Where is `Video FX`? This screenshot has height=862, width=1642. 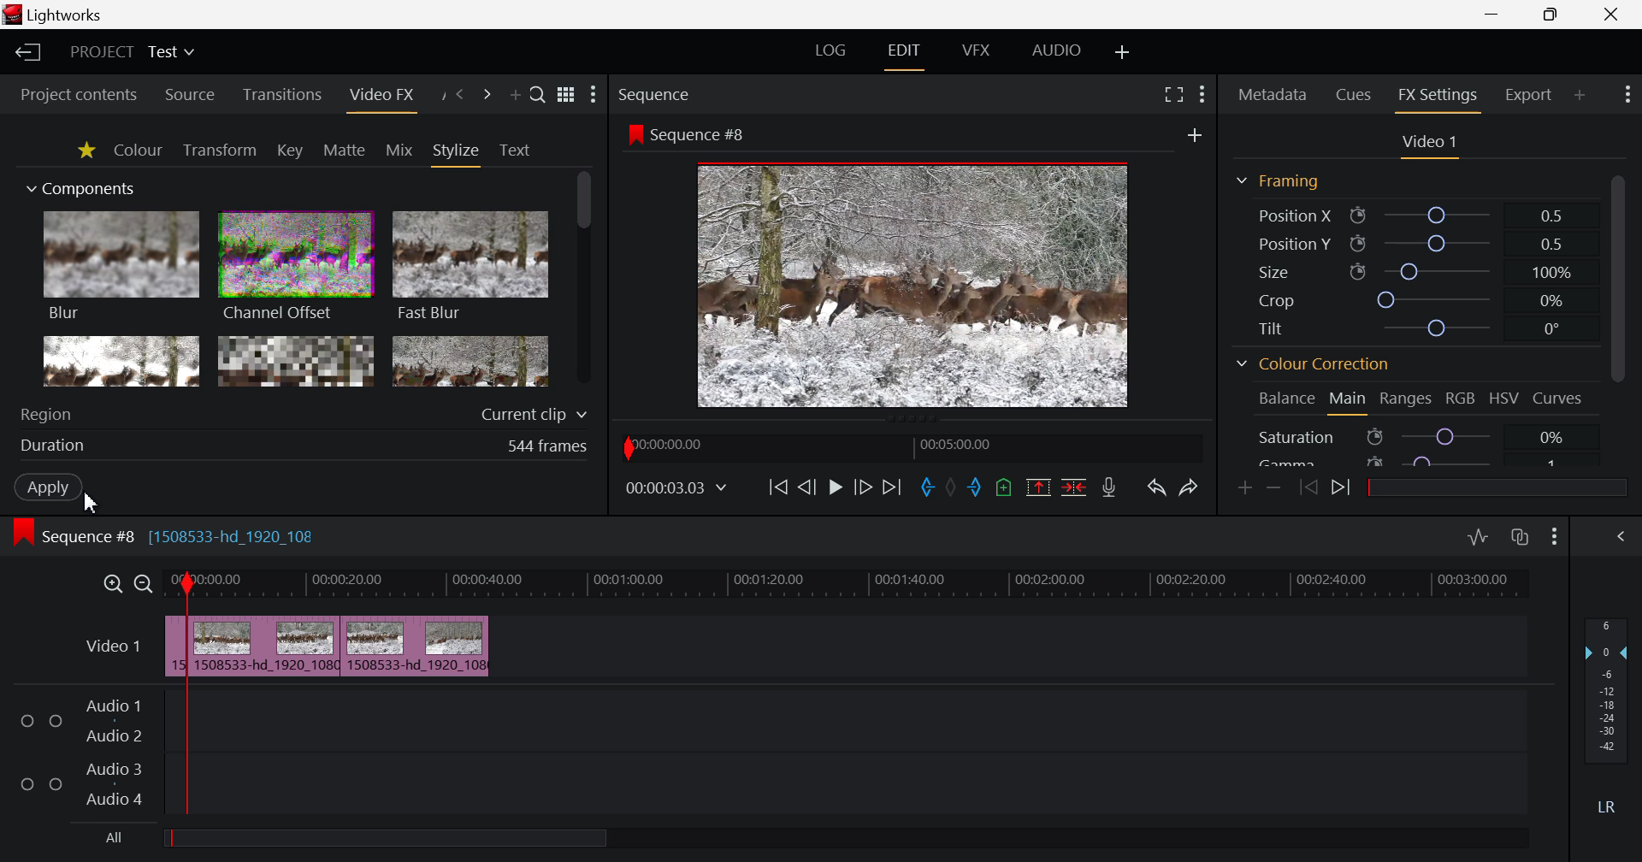
Video FX is located at coordinates (381, 96).